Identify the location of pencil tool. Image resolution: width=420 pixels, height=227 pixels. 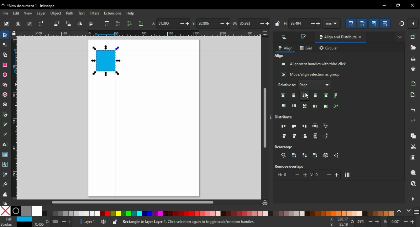
(5, 125).